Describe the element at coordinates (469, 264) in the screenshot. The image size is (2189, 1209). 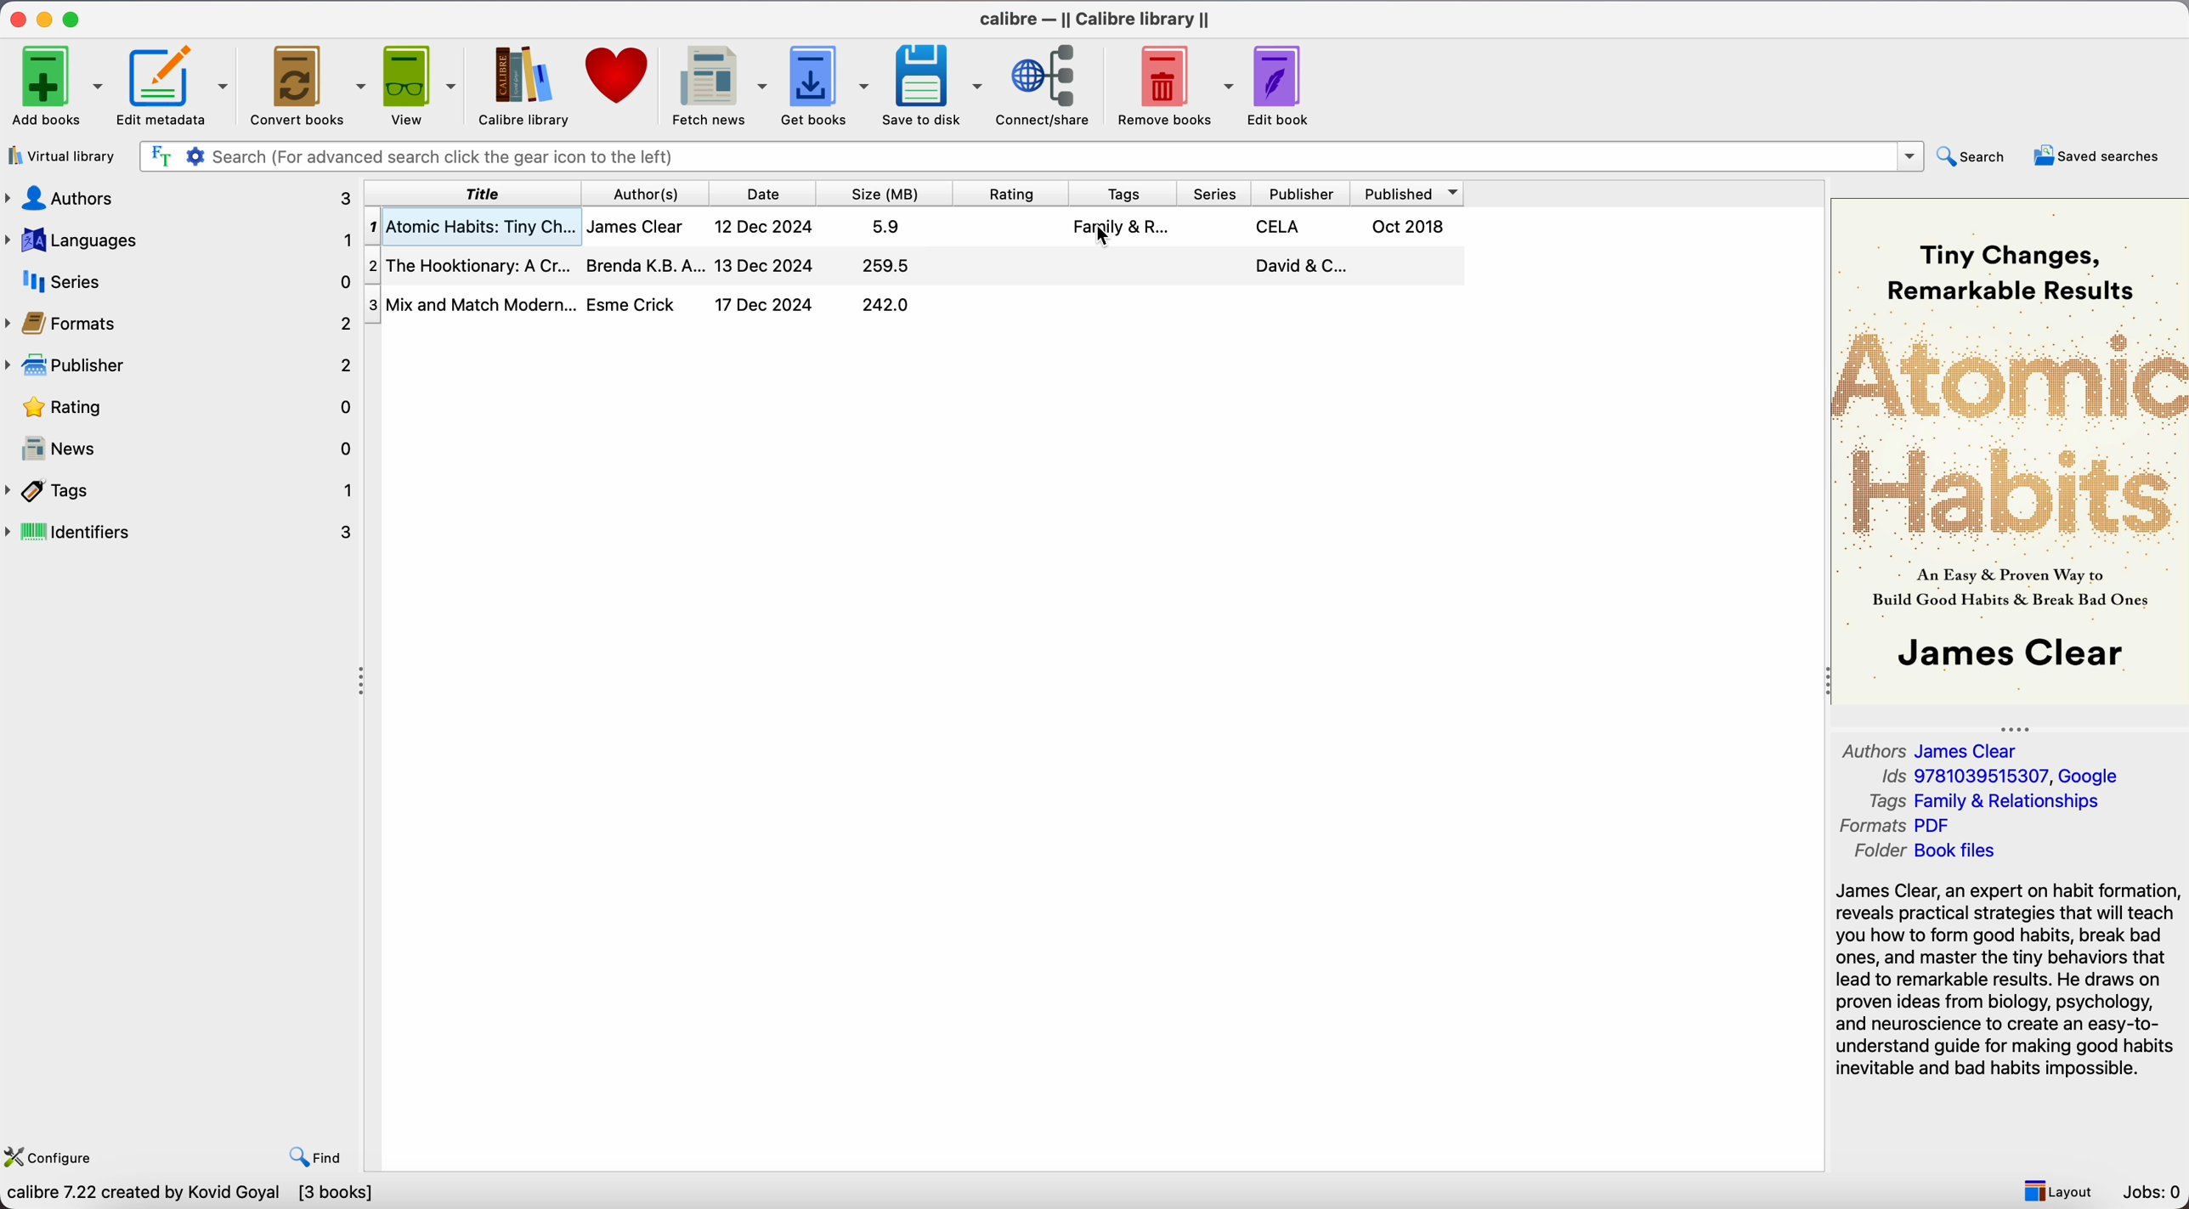
I see `The Hooktionary: A Cr...` at that location.